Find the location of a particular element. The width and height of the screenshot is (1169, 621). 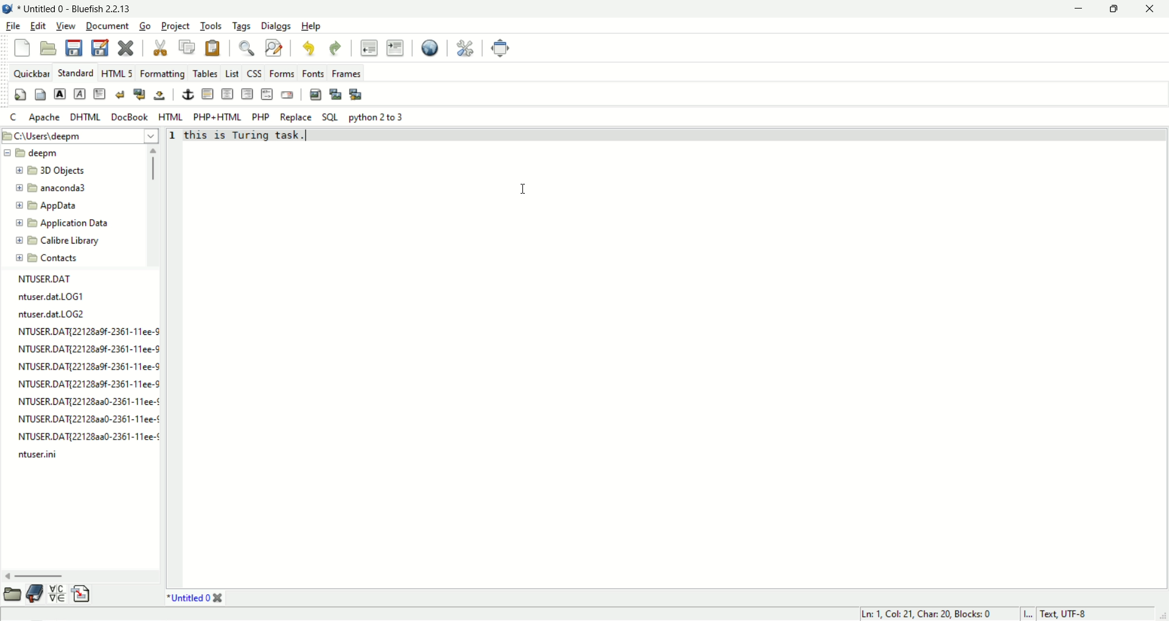

DHTML is located at coordinates (85, 117).